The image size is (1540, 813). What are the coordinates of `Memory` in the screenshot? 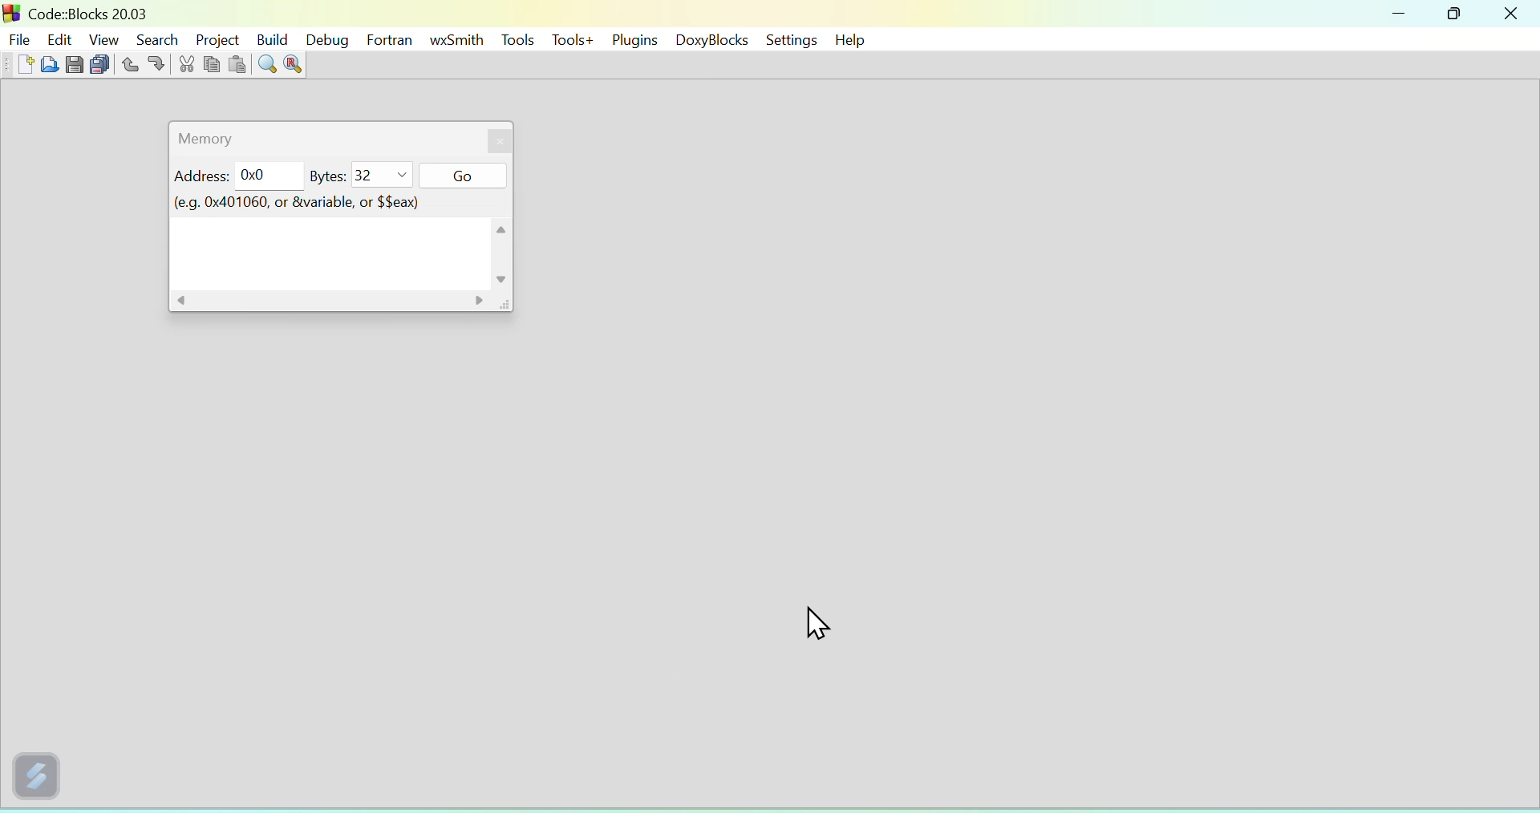 It's located at (210, 138).